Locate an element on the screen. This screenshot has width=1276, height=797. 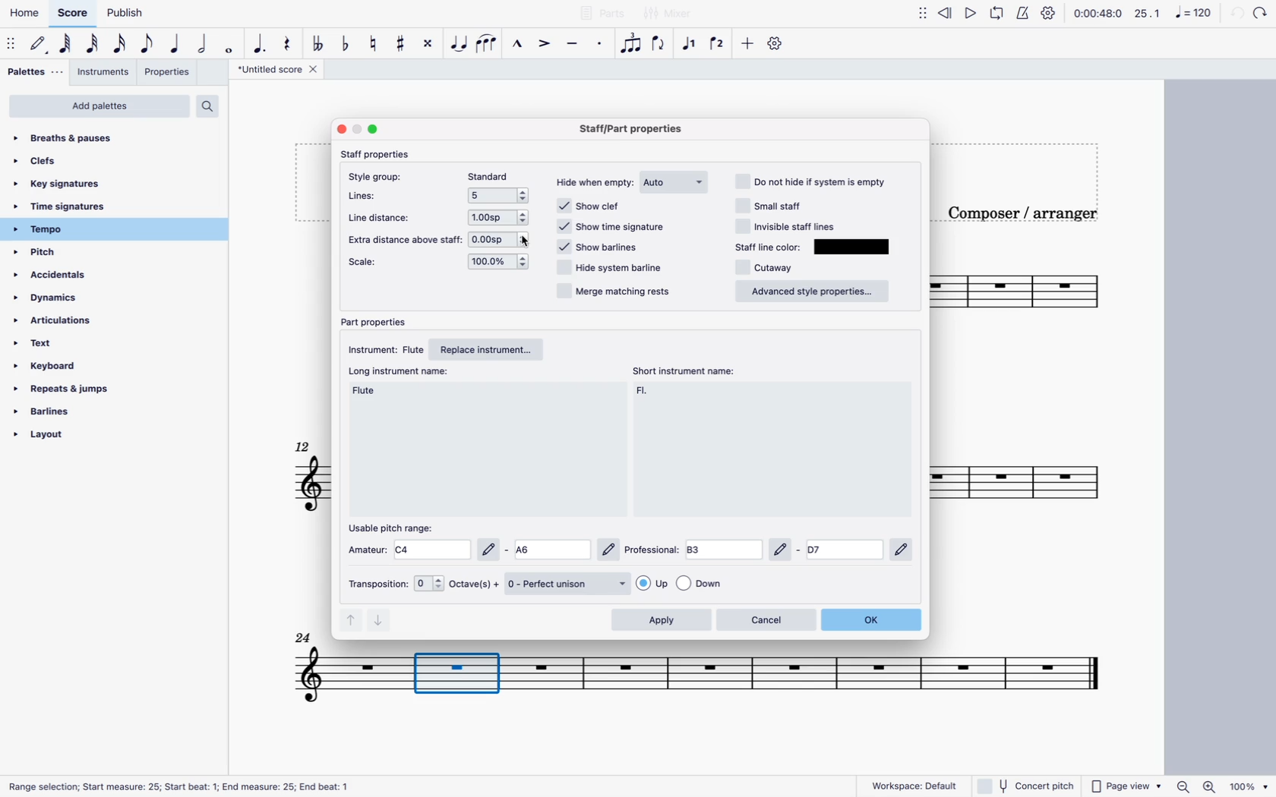
short instrument name is located at coordinates (647, 392).